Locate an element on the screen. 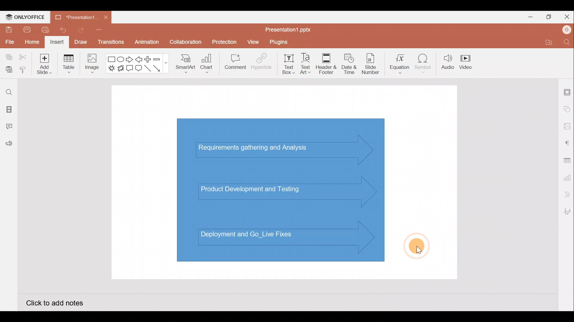 The image size is (574, 322). Draw is located at coordinates (80, 42).